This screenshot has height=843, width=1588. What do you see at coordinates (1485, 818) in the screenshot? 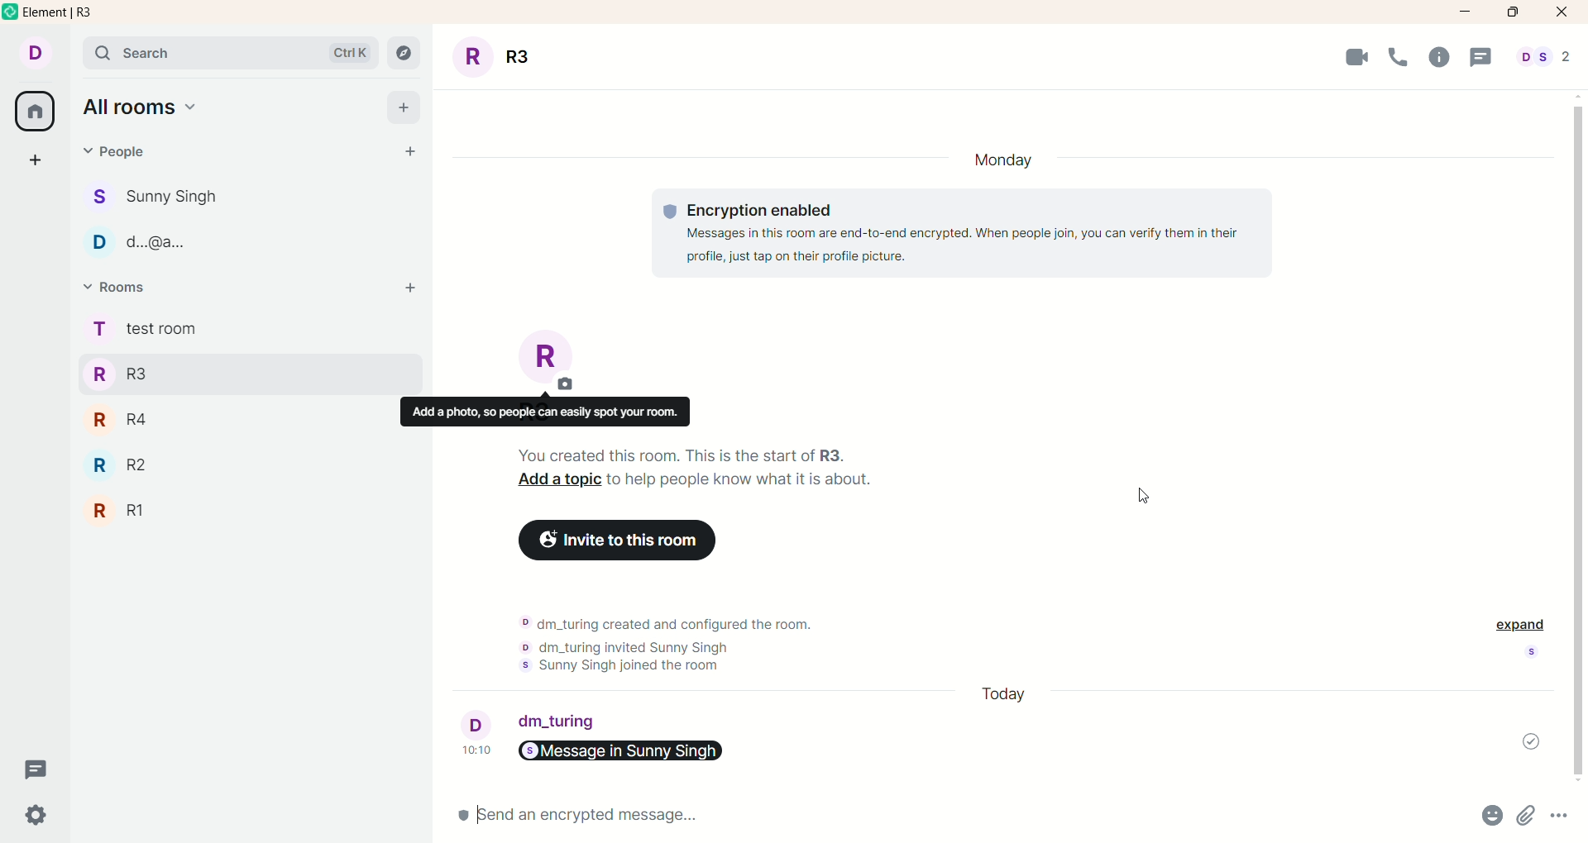
I see `emojis` at bounding box center [1485, 818].